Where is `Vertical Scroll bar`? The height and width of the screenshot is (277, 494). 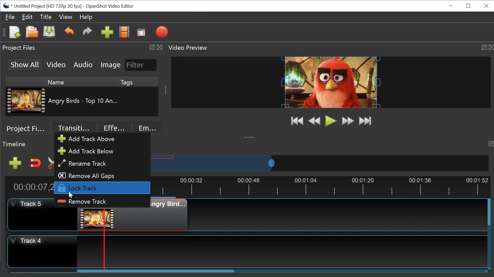 Vertical Scroll bar is located at coordinates (489, 212).